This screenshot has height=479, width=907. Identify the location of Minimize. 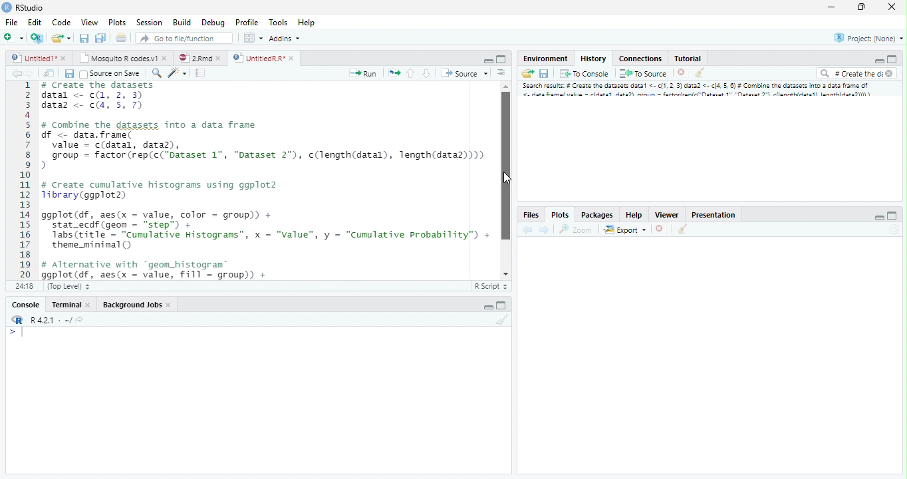
(487, 61).